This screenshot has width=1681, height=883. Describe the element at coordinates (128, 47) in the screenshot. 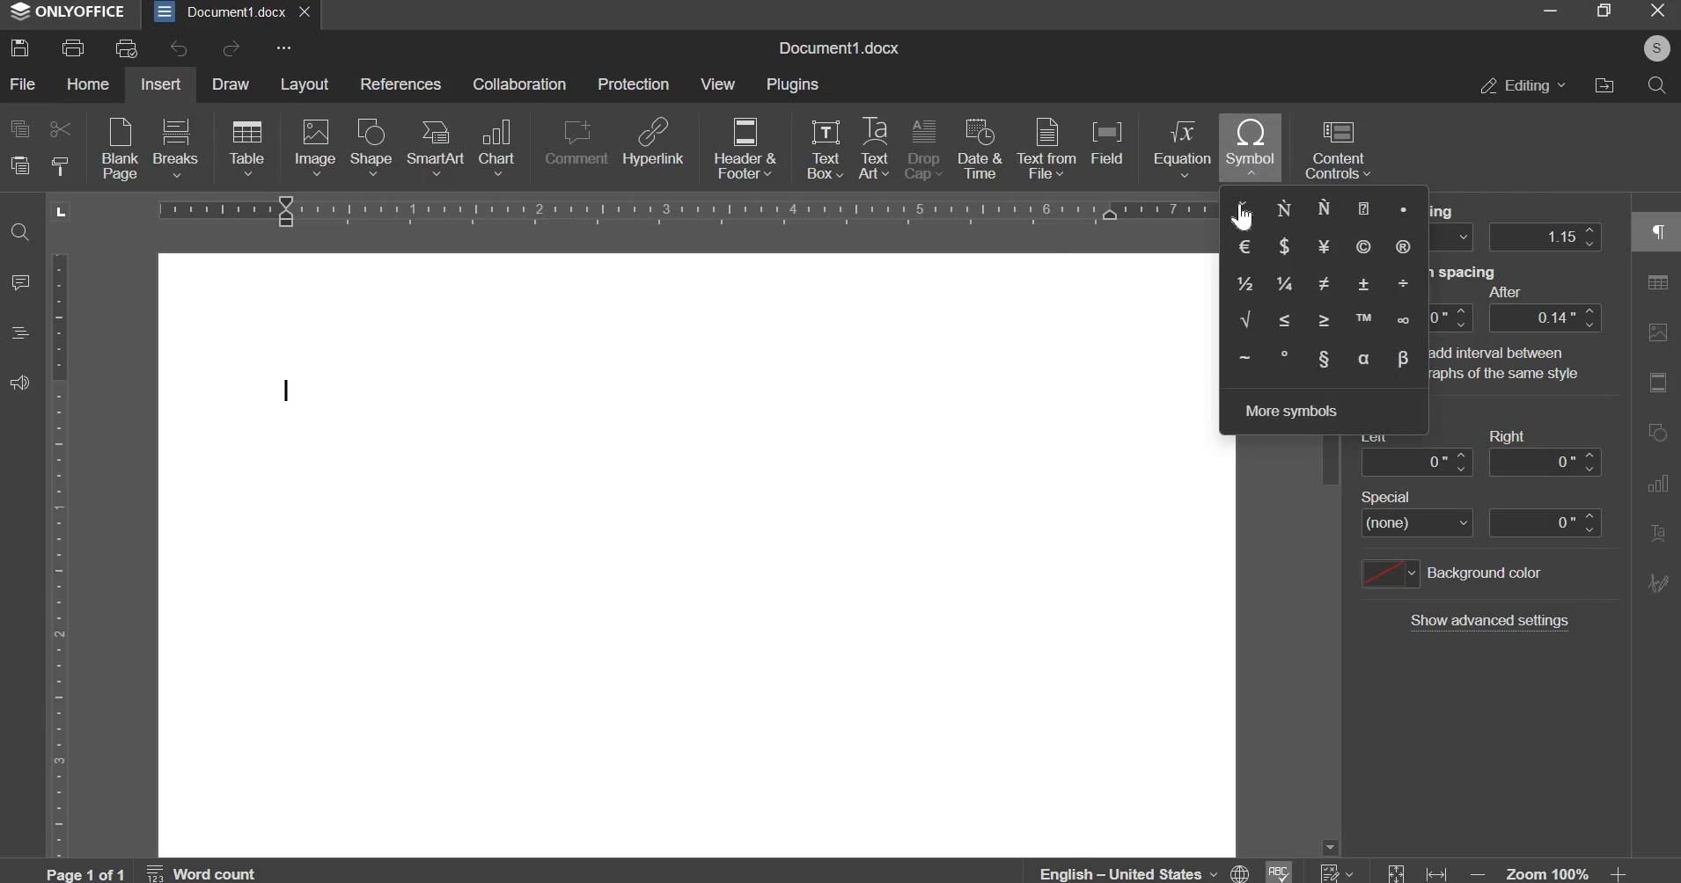

I see `print preview` at that location.